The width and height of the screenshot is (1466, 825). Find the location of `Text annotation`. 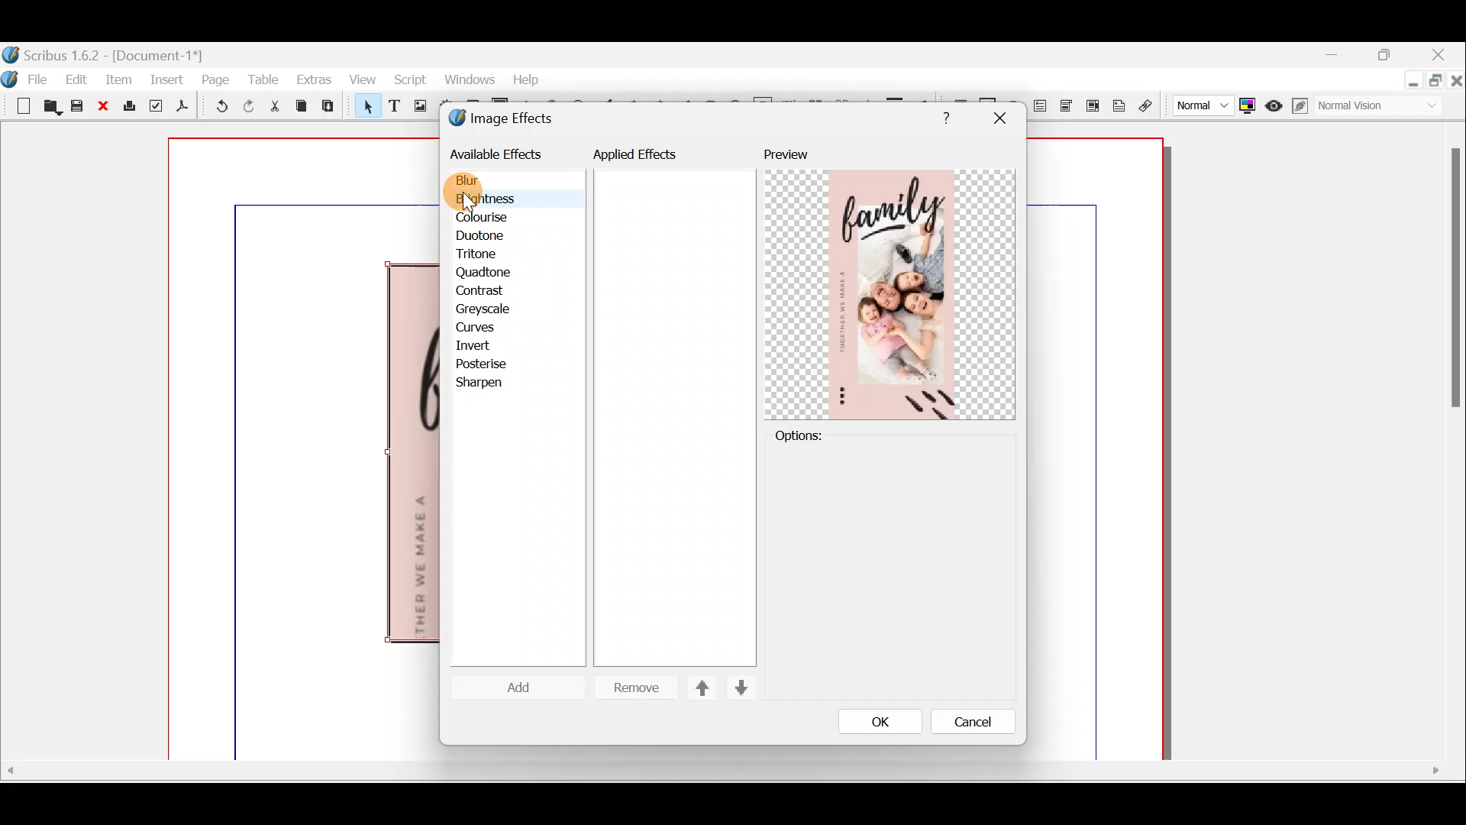

Text annotation is located at coordinates (1119, 104).